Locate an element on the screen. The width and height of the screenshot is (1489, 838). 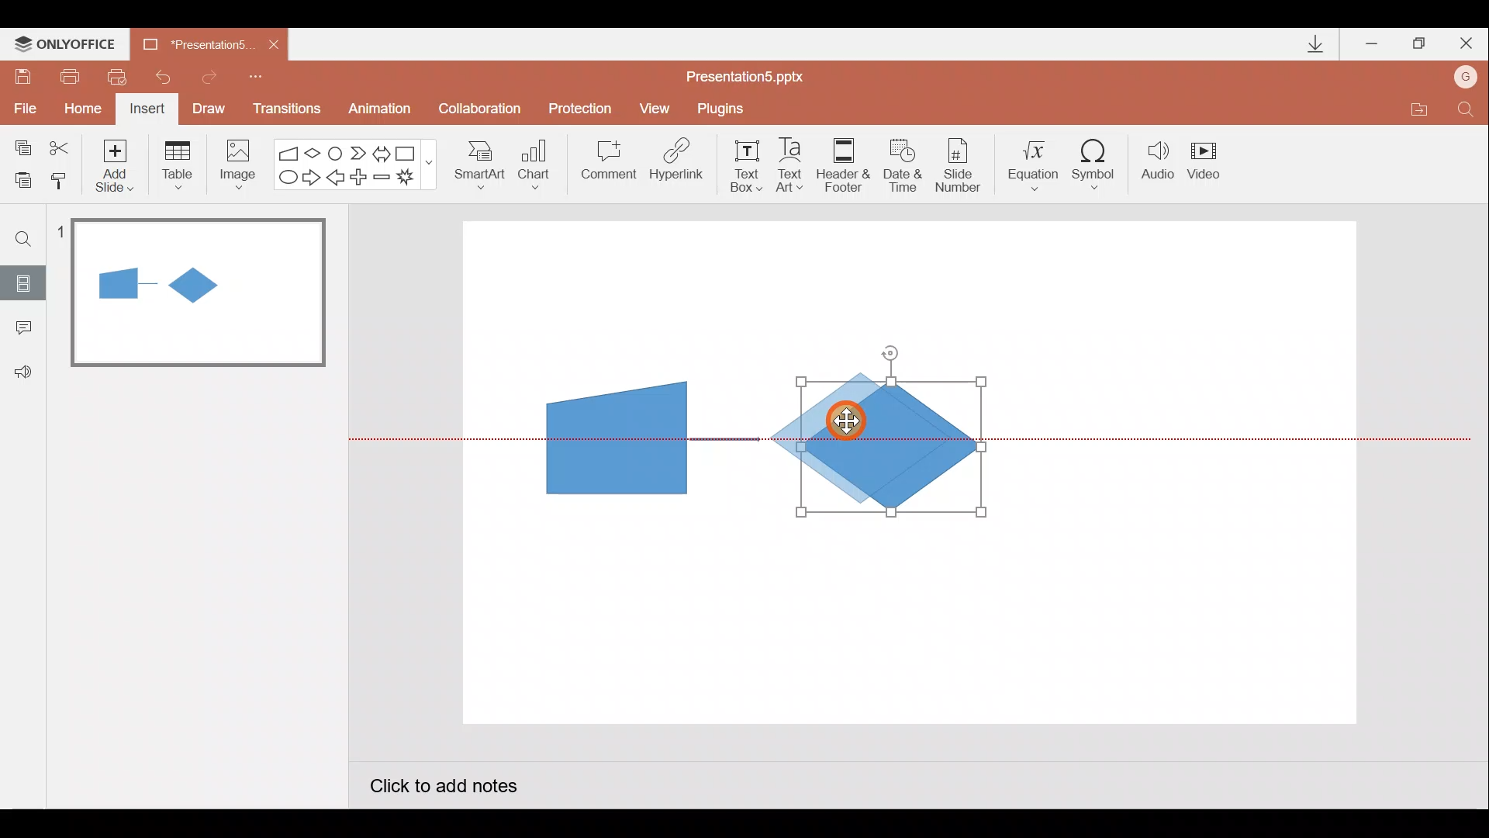
Copy style is located at coordinates (60, 178).